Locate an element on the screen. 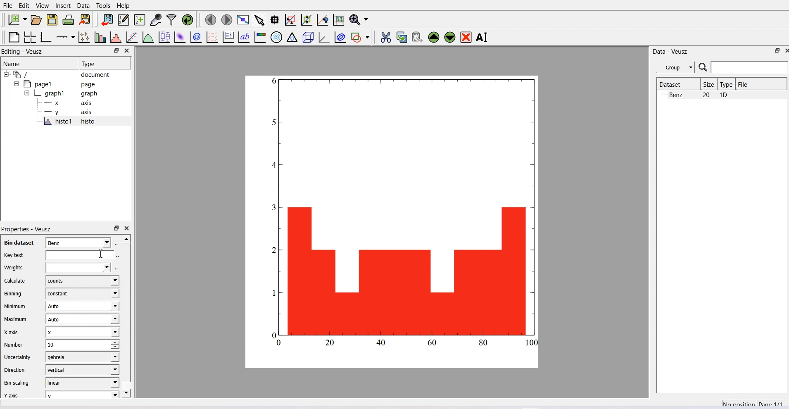 The height and width of the screenshot is (409, 789). Import data is located at coordinates (107, 19).